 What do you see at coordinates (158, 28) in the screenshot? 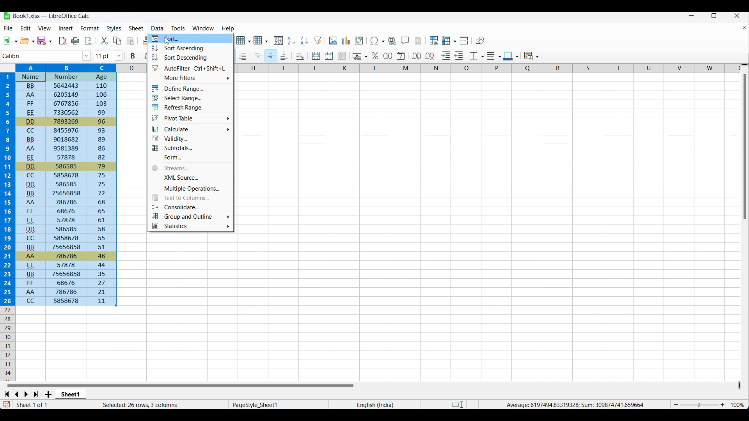
I see `Data menu` at bounding box center [158, 28].